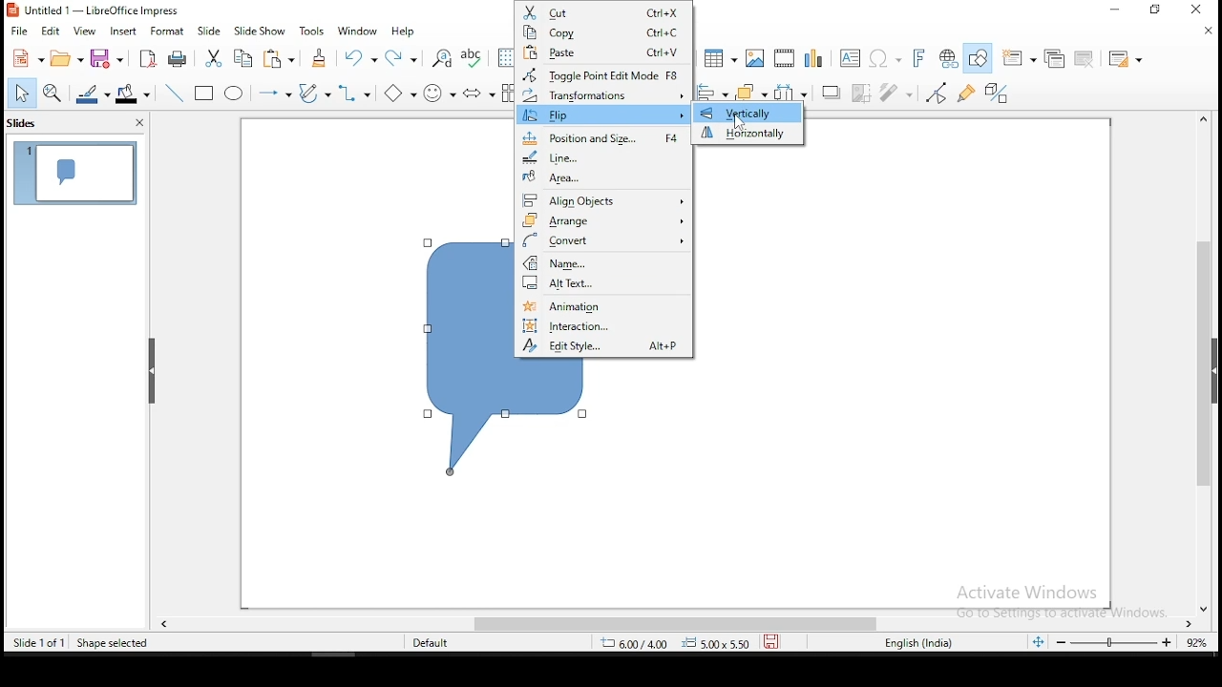  I want to click on insert hyperlink, so click(949, 61).